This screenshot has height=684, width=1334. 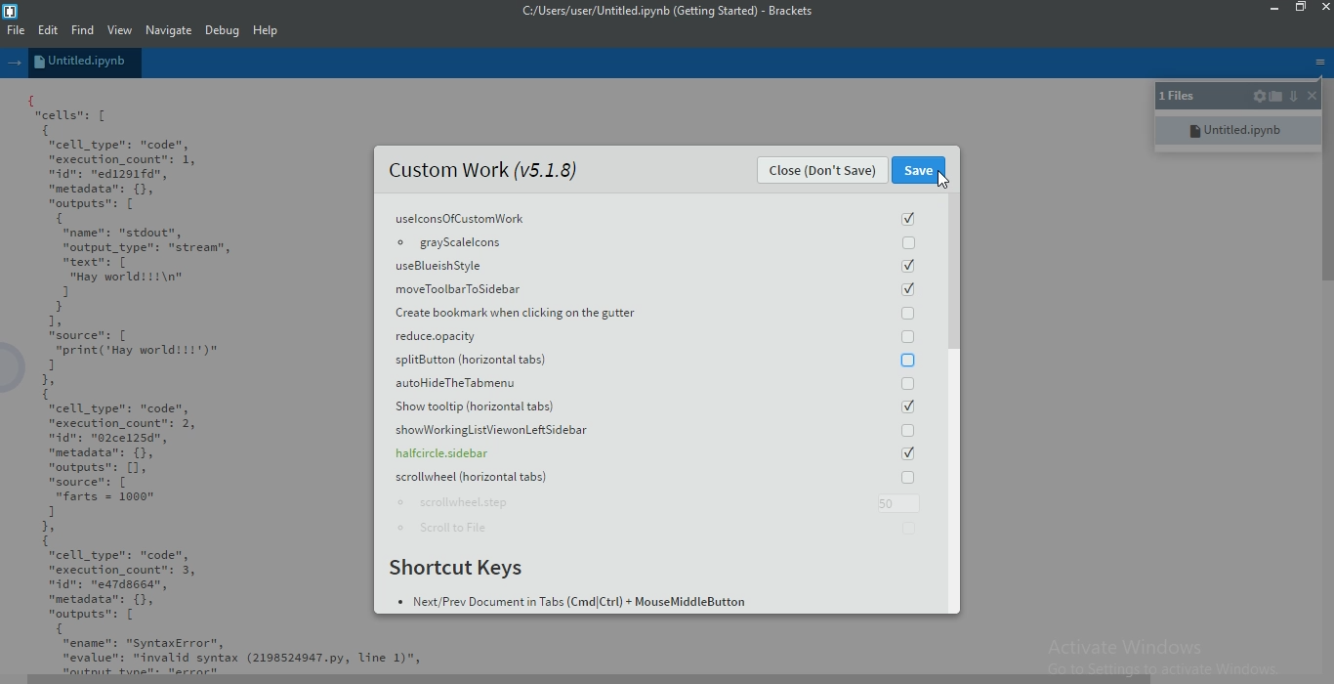 What do you see at coordinates (942, 179) in the screenshot?
I see `cursor` at bounding box center [942, 179].